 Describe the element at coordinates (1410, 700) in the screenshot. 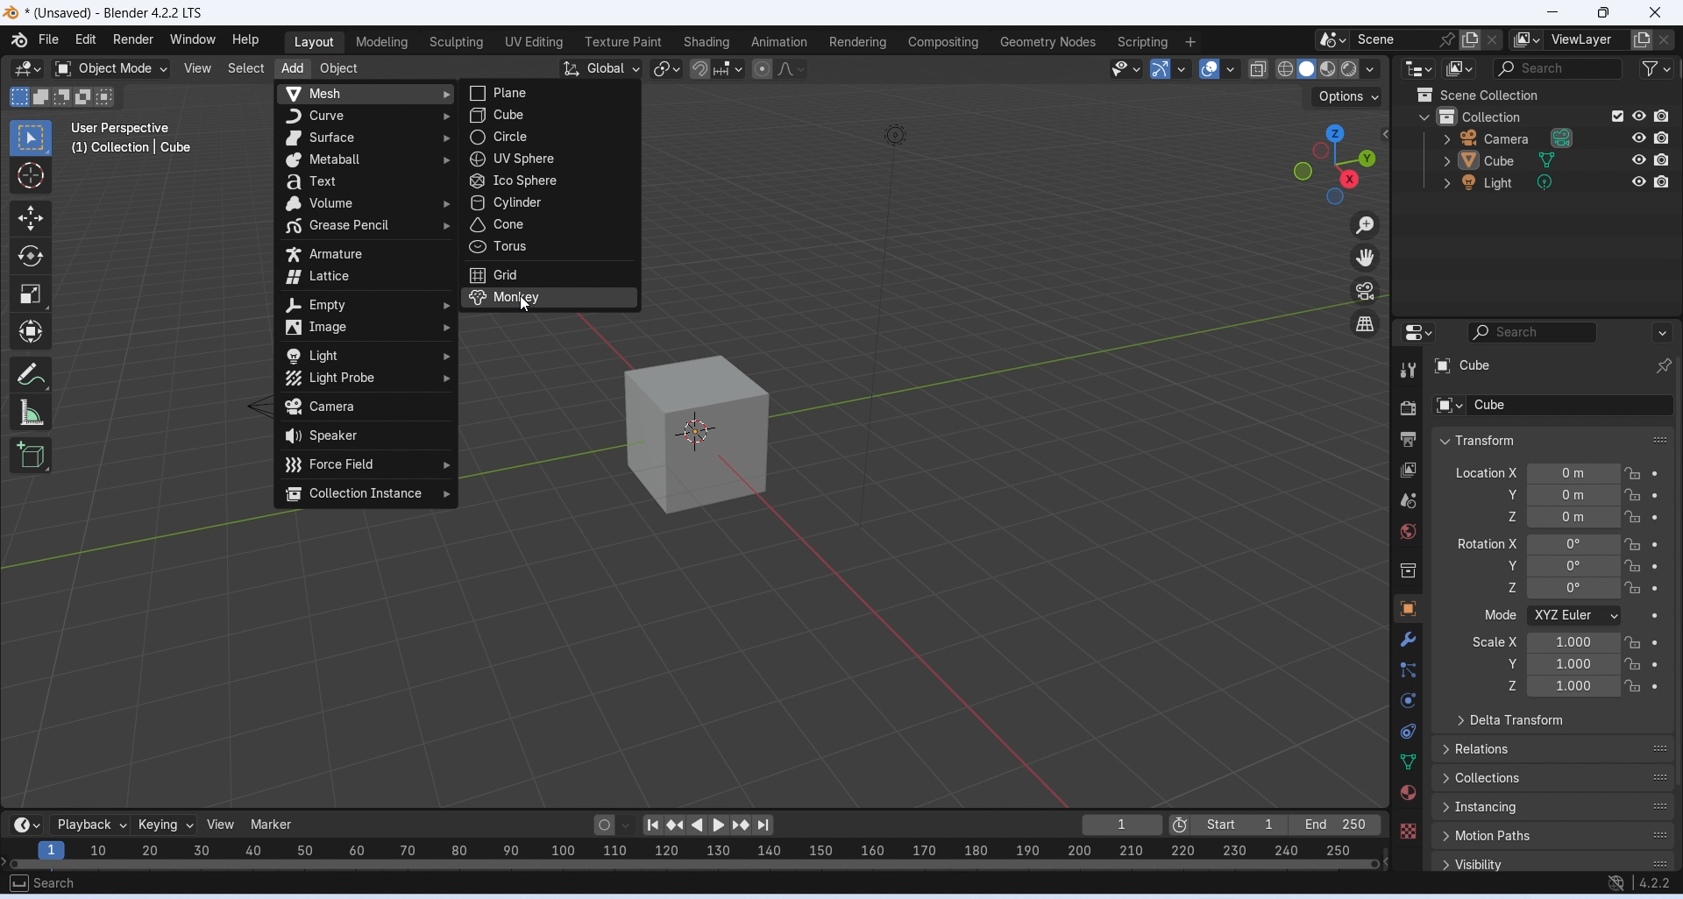

I see `physics` at that location.